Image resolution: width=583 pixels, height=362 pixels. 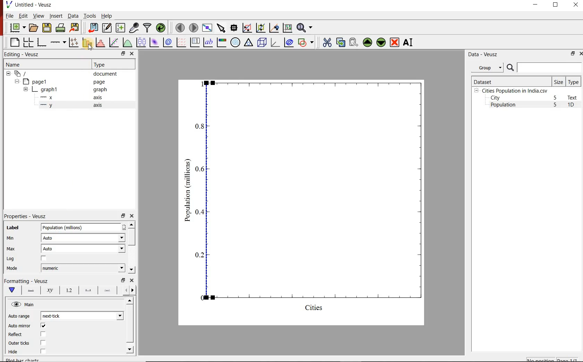 What do you see at coordinates (273, 28) in the screenshot?
I see `click to recenter graph axes` at bounding box center [273, 28].